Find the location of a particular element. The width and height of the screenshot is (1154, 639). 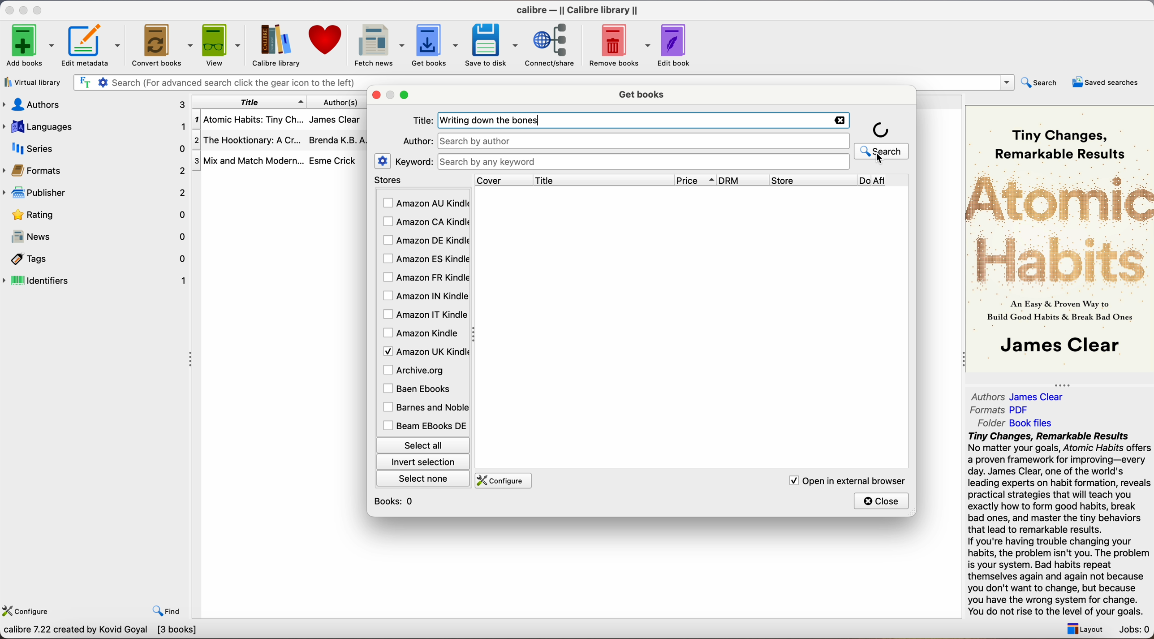

Amazon UK Kindle is located at coordinates (424, 351).